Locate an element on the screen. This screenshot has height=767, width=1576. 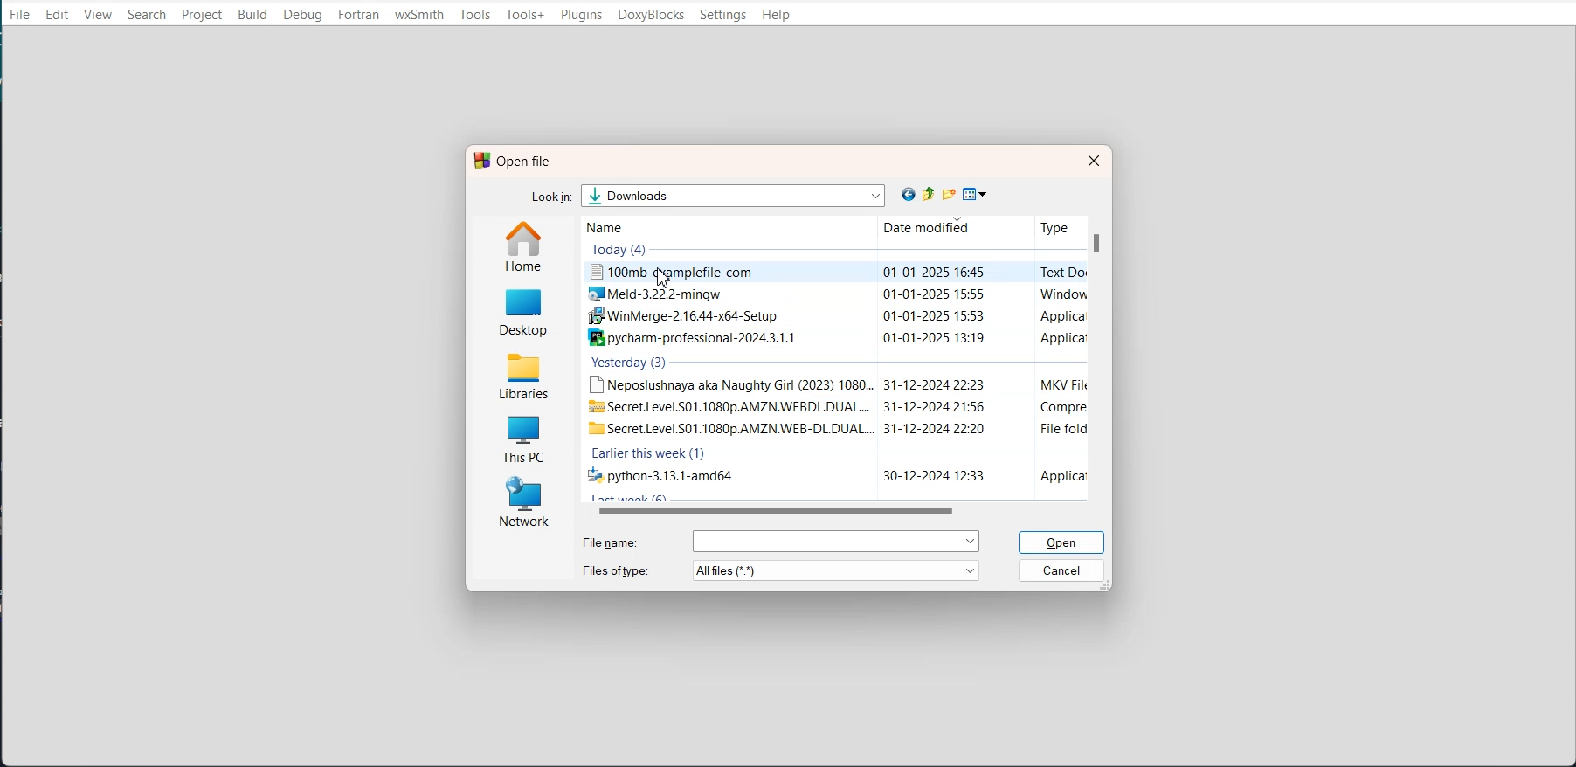
Naughty Girl (2023) is located at coordinates (833, 383).